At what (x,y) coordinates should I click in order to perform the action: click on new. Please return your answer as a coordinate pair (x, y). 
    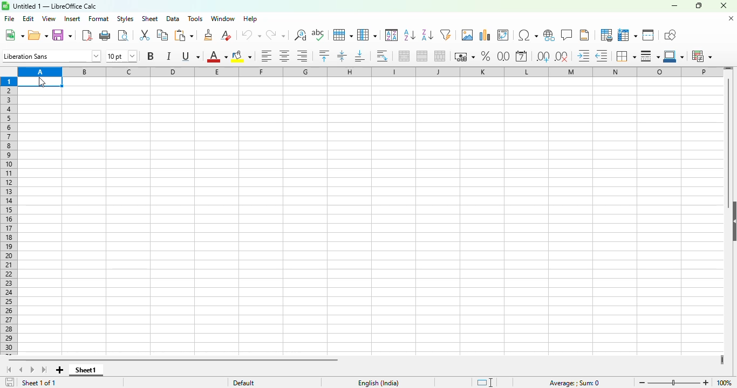
    Looking at the image, I should click on (14, 35).